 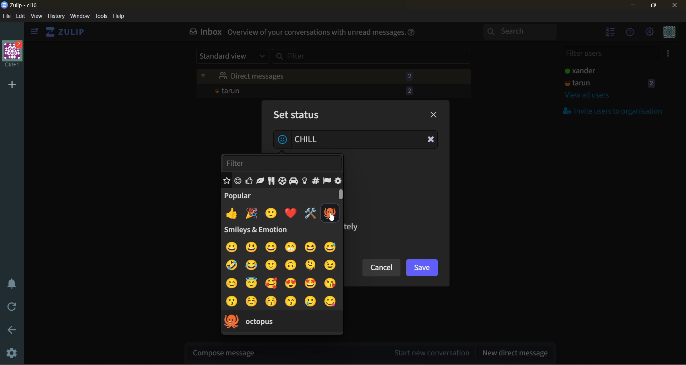 I want to click on settings, so click(x=11, y=353).